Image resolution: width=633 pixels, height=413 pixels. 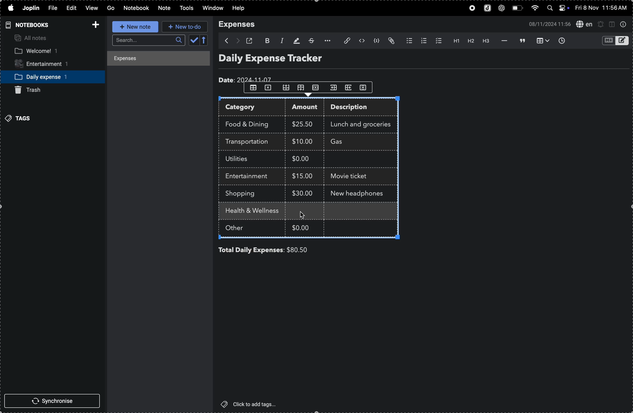 I want to click on utilites, so click(x=242, y=159).